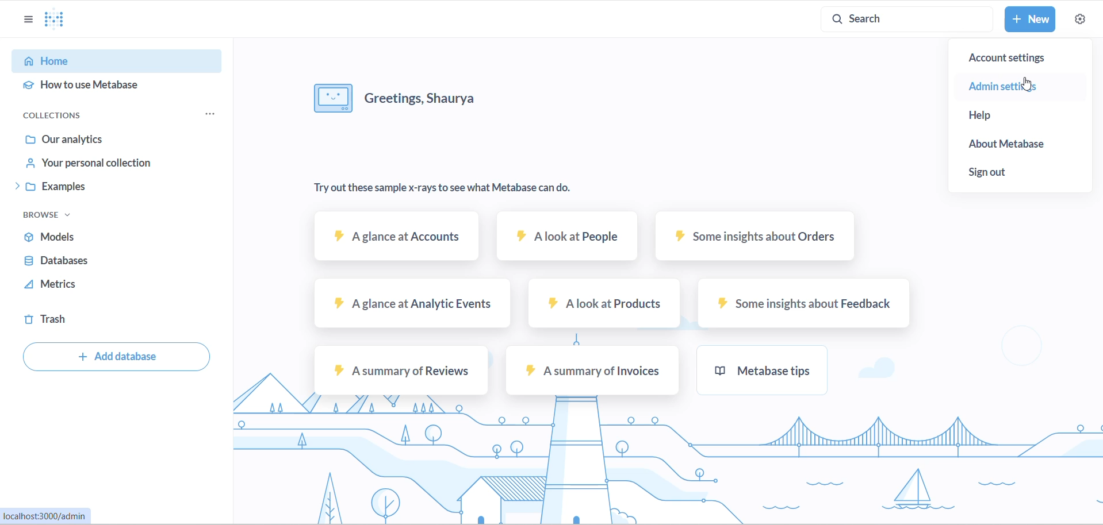  What do you see at coordinates (102, 86) in the screenshot?
I see `how to use Metabase` at bounding box center [102, 86].